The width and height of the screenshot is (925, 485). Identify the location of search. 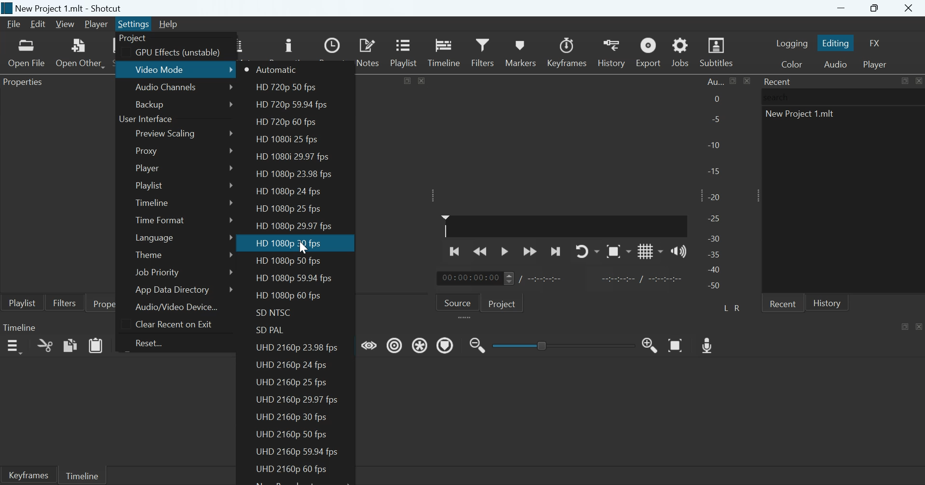
(779, 97).